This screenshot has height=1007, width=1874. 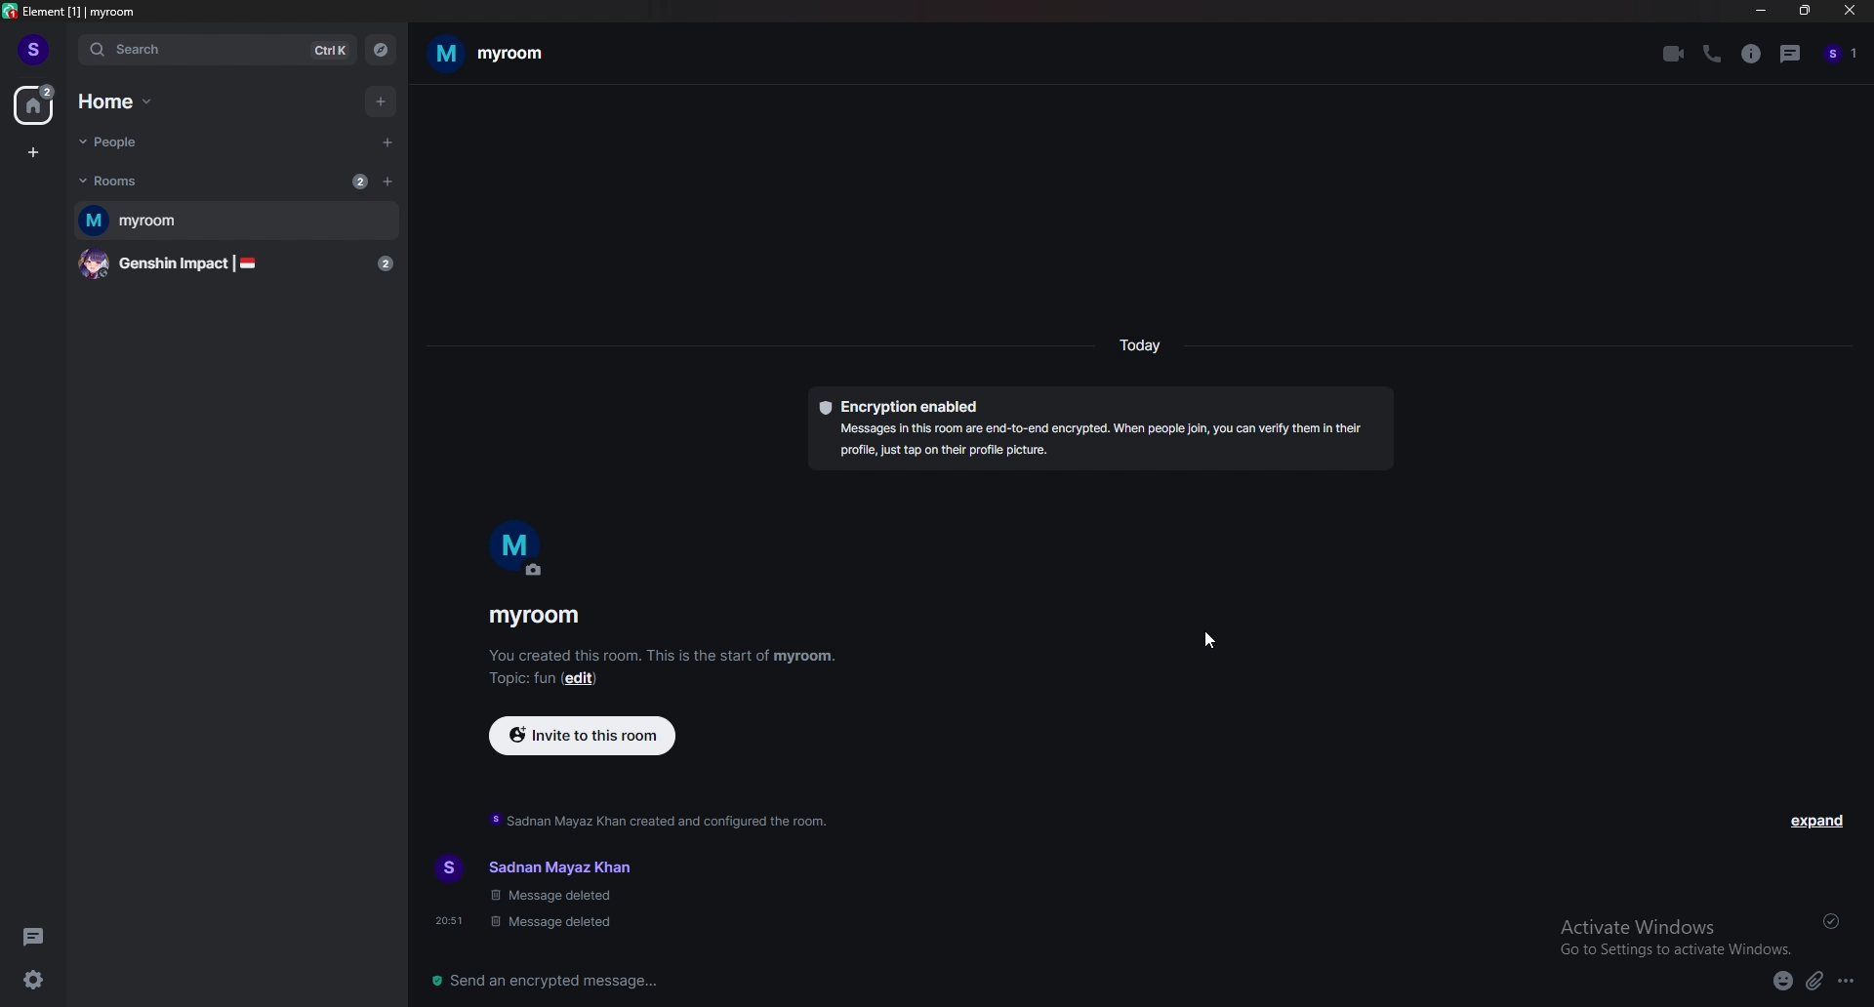 What do you see at coordinates (1781, 983) in the screenshot?
I see `emoji` at bounding box center [1781, 983].